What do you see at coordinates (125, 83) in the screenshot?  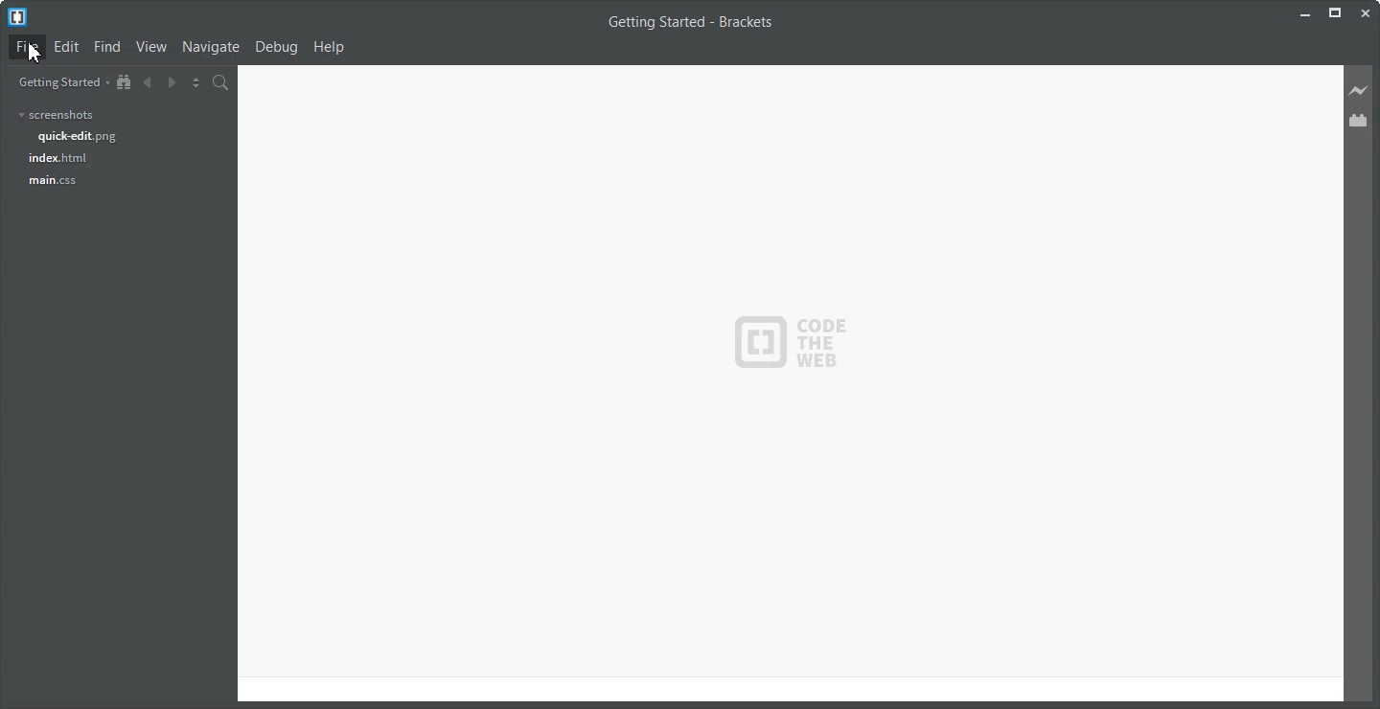 I see `Show in the file Tree` at bounding box center [125, 83].